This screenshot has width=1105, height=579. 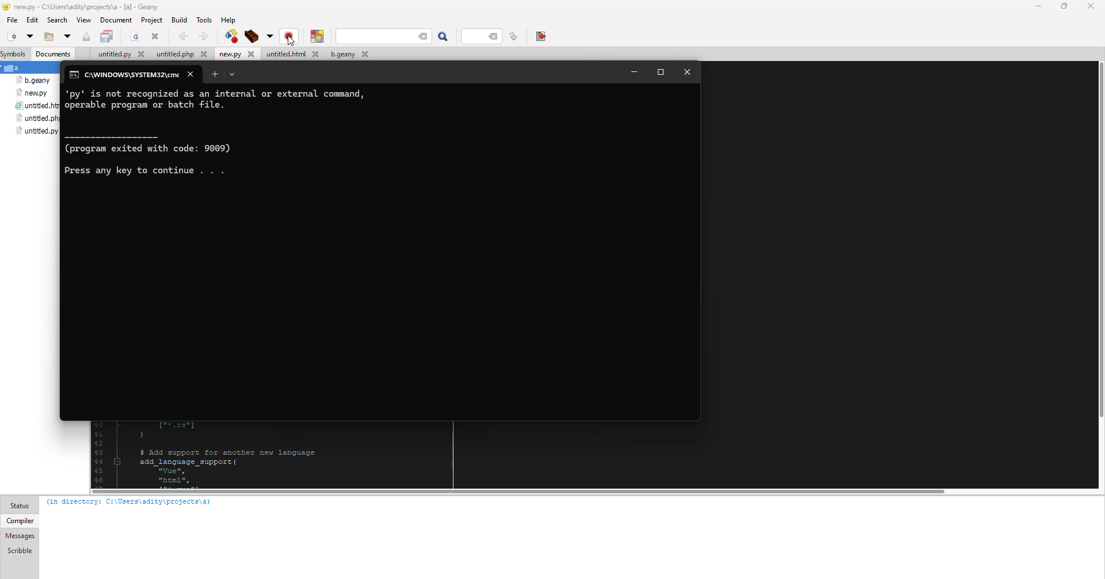 I want to click on file, so click(x=236, y=55).